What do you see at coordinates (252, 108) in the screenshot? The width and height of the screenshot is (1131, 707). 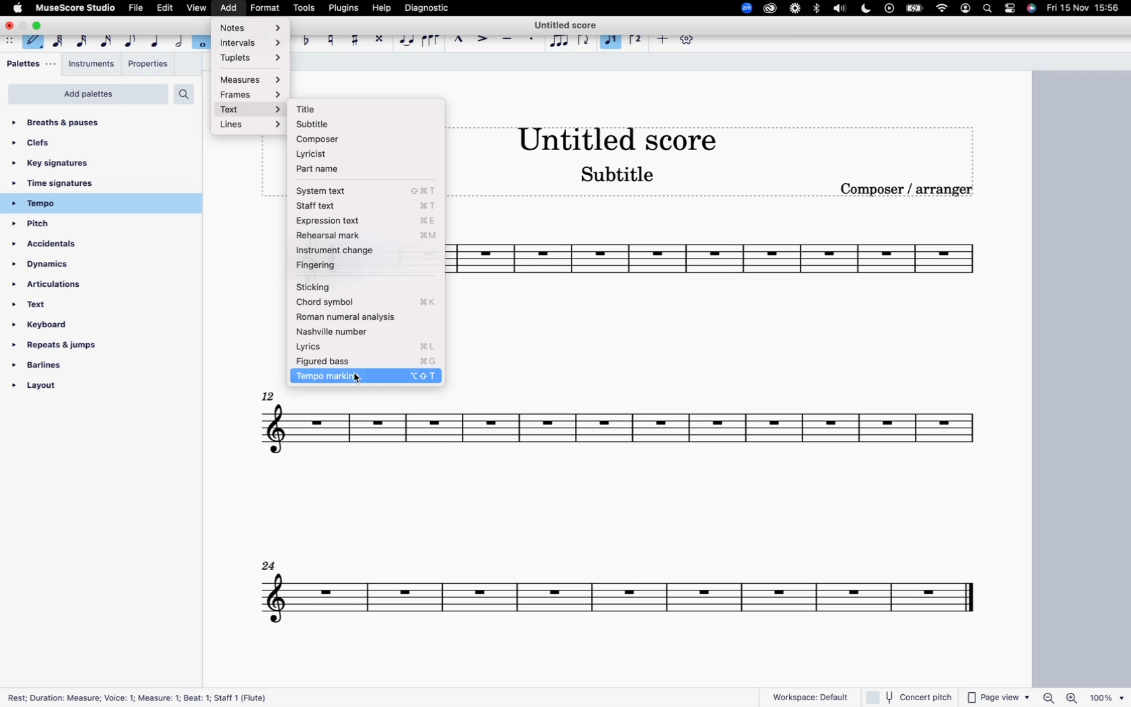 I see `text` at bounding box center [252, 108].